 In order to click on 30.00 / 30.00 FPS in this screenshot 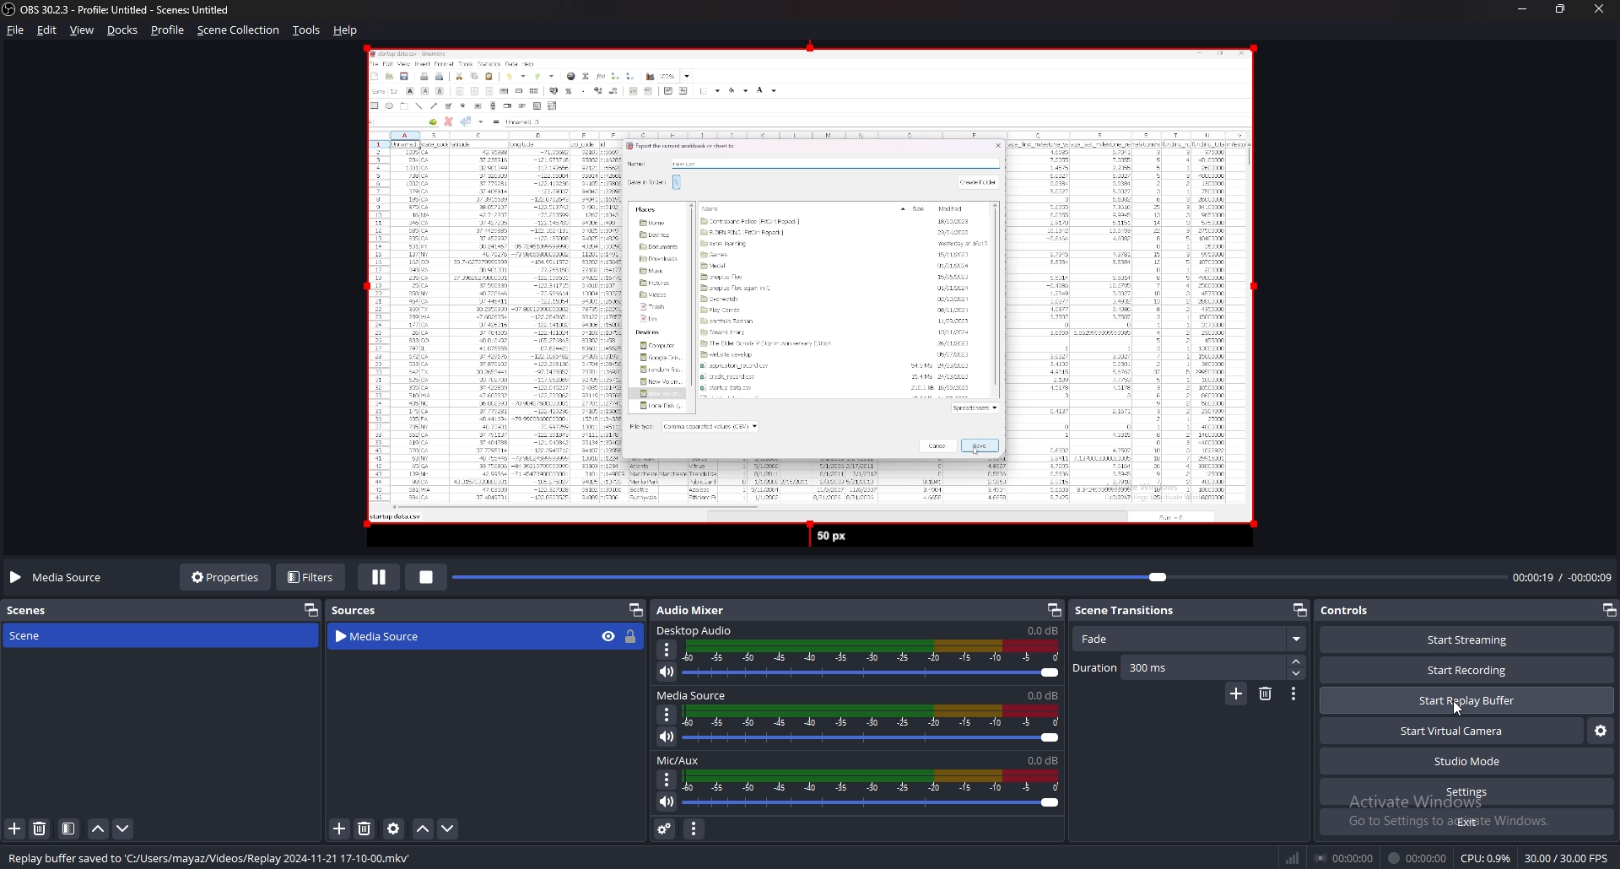, I will do `click(1567, 858)`.